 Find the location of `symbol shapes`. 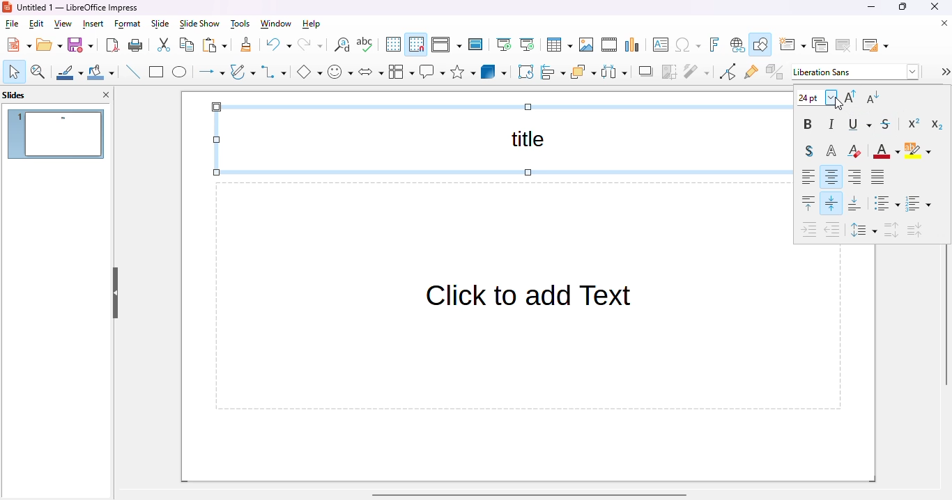

symbol shapes is located at coordinates (340, 72).